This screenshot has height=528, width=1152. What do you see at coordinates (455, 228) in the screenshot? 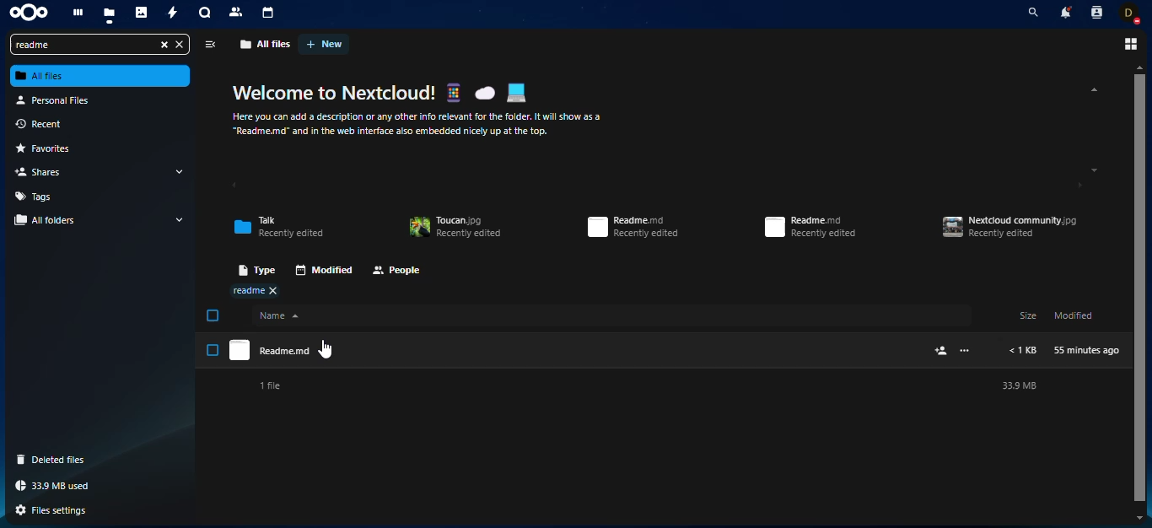
I see `Toucan.jpg Recently edited` at bounding box center [455, 228].